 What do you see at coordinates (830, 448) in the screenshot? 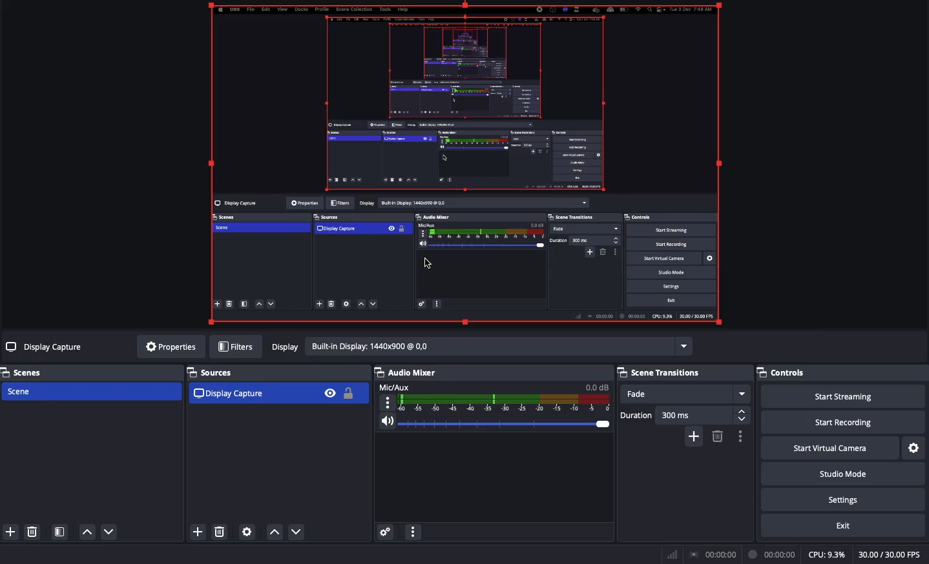
I see `Start virtual camera` at bounding box center [830, 448].